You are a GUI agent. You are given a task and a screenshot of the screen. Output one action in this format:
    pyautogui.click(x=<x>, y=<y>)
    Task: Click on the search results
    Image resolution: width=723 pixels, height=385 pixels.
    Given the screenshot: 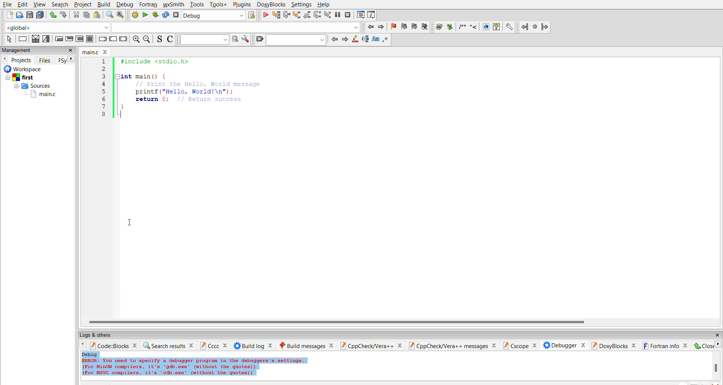 What is the action you would take?
    pyautogui.click(x=169, y=345)
    